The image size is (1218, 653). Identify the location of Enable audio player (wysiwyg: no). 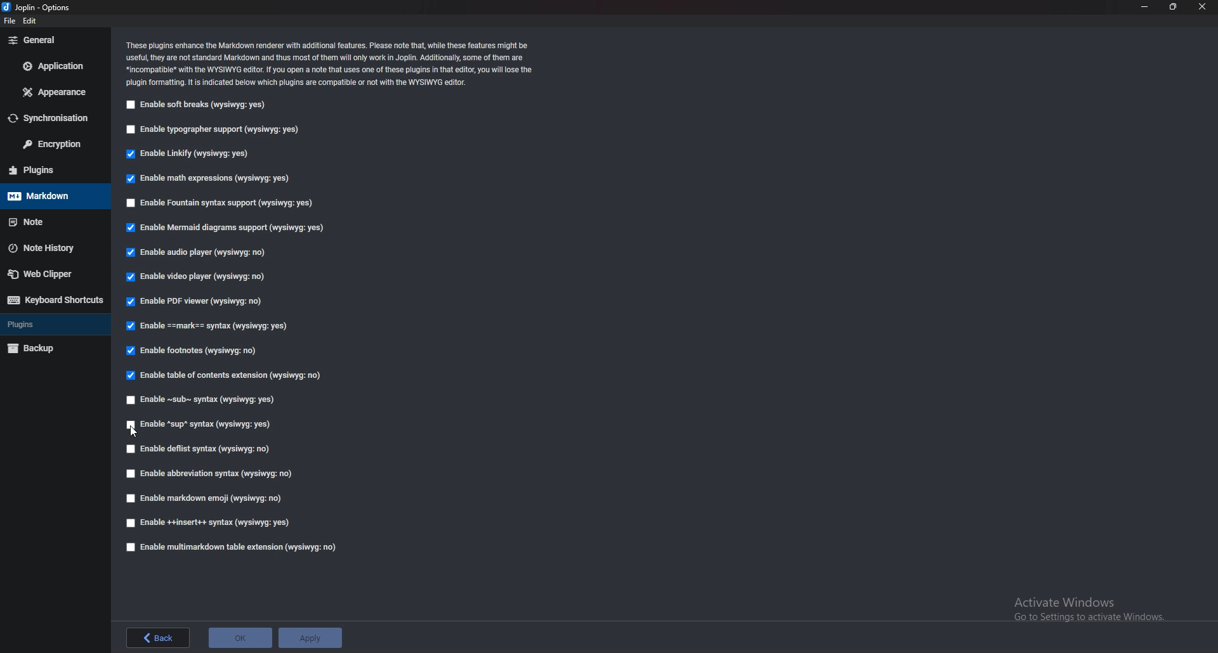
(200, 252).